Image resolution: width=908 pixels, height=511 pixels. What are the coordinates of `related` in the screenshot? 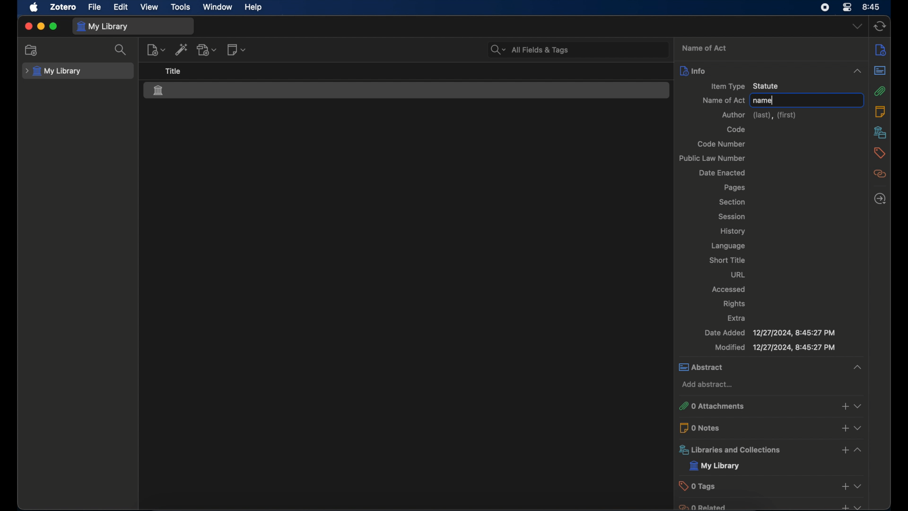 It's located at (879, 174).